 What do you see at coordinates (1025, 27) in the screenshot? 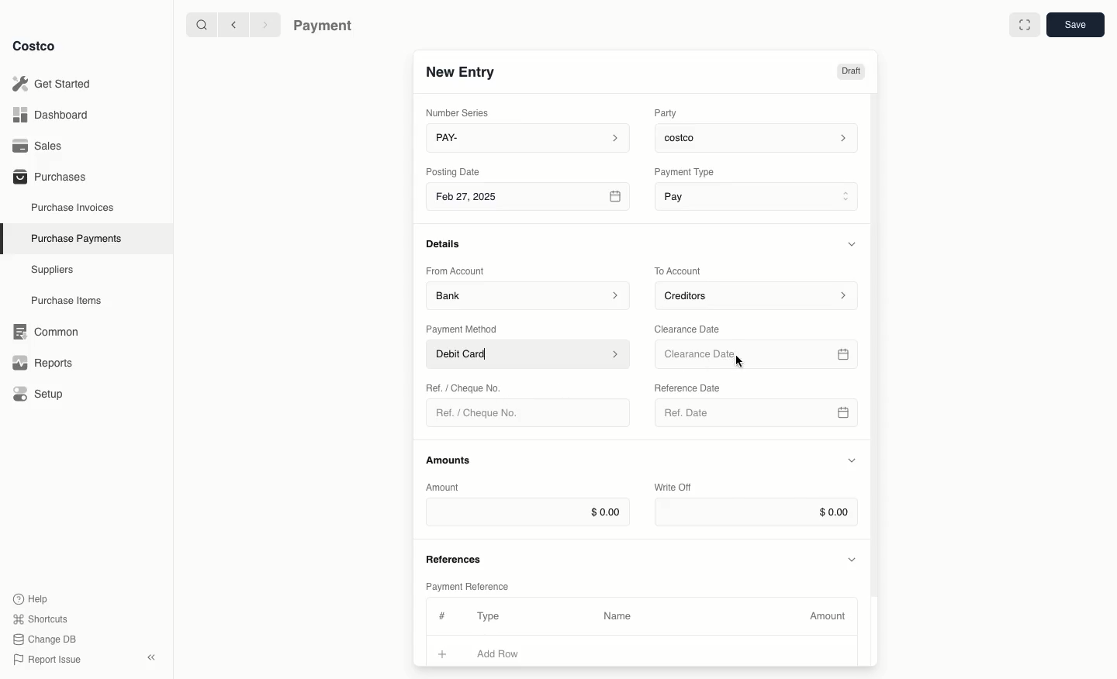
I see `Full width toggle` at bounding box center [1025, 27].